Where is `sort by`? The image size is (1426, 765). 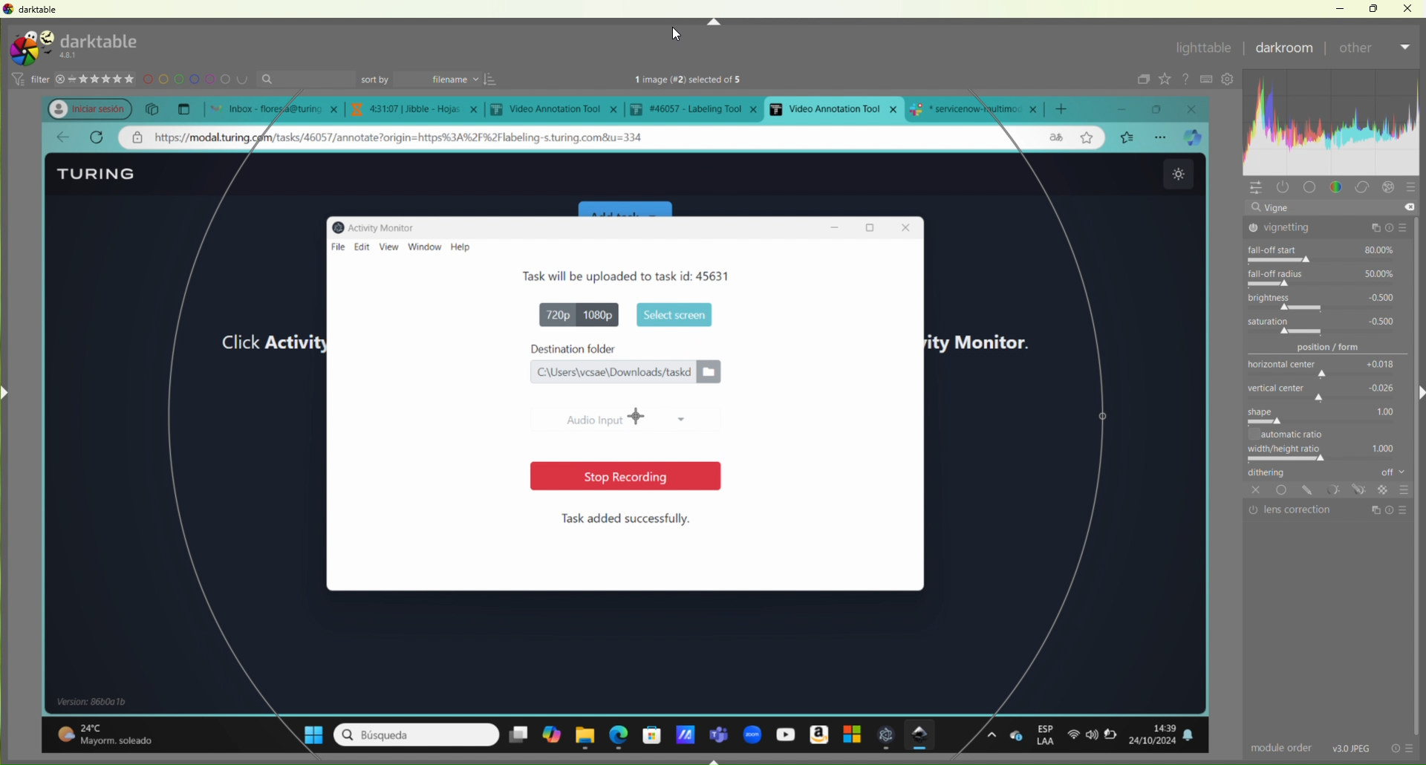
sort by is located at coordinates (429, 78).